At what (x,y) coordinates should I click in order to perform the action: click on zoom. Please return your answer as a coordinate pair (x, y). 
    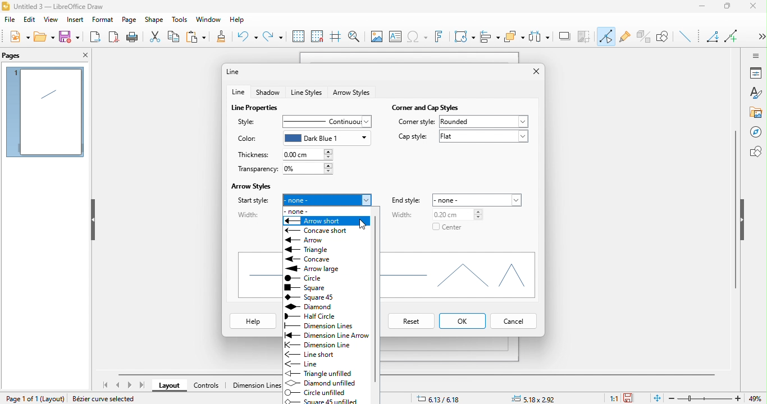
    Looking at the image, I should click on (718, 398).